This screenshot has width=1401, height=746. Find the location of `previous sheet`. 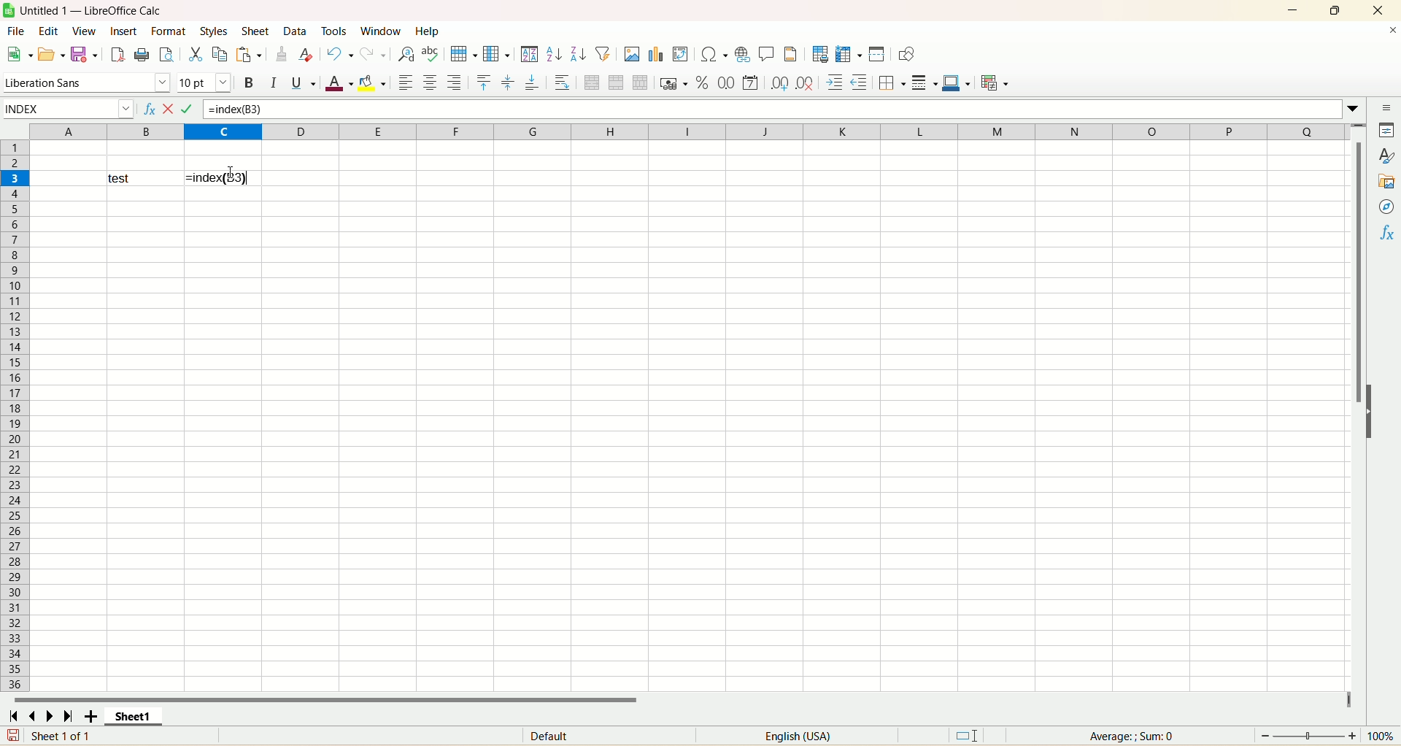

previous sheet is located at coordinates (30, 715).